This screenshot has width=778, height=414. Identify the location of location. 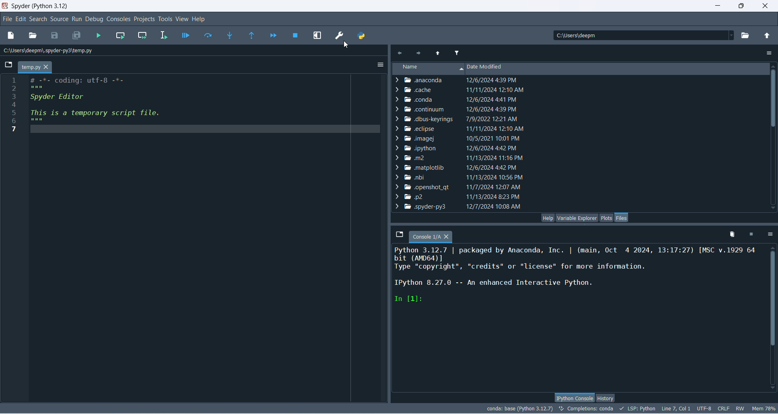
(50, 51).